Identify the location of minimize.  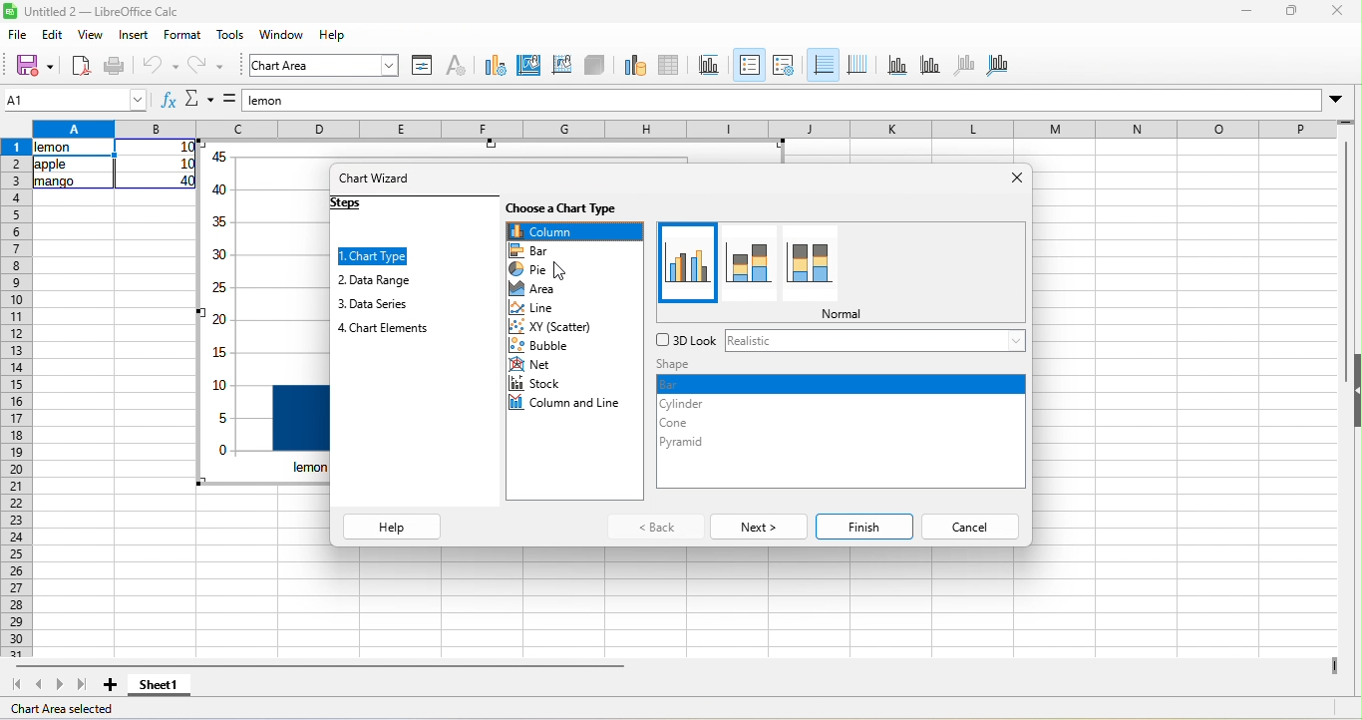
(1243, 12).